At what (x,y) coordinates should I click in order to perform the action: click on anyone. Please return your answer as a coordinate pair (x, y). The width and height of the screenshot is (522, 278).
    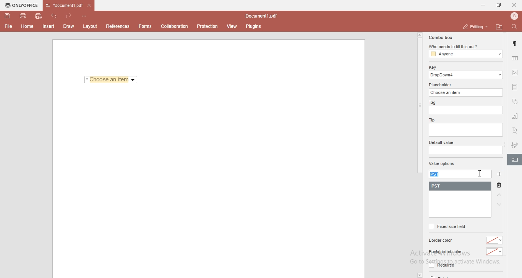
    Looking at the image, I should click on (465, 54).